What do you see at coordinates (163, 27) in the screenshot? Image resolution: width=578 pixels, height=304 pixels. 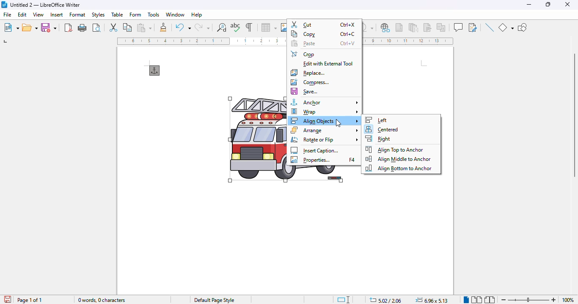 I see `clone formatting` at bounding box center [163, 27].